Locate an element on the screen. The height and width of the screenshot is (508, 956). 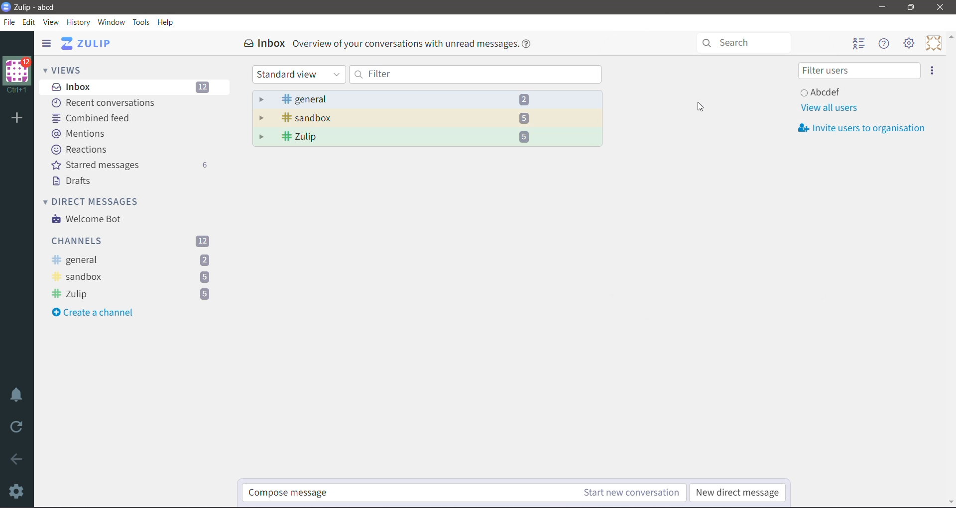
(status changed as away) User (Abcdef) and status is located at coordinates (856, 90).